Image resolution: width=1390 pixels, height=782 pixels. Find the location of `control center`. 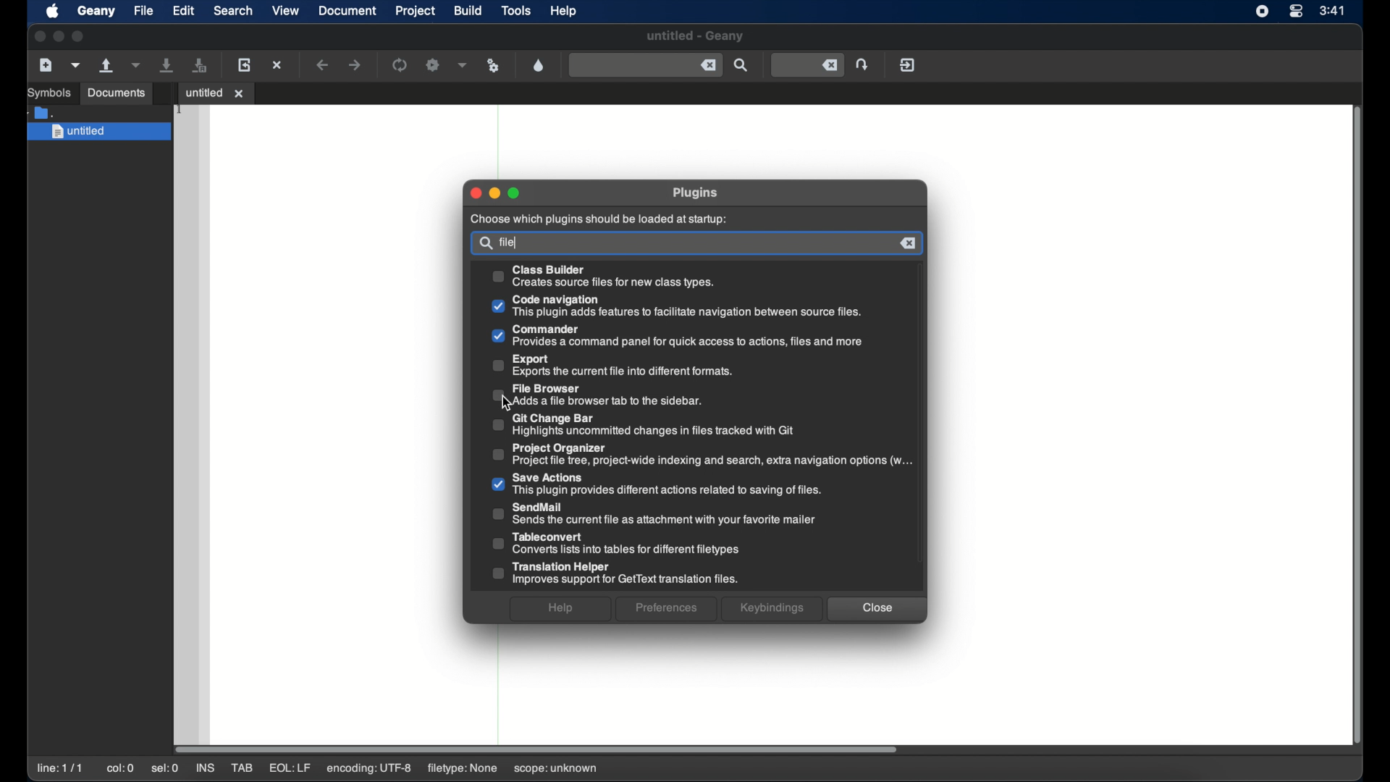

control center is located at coordinates (1297, 12).